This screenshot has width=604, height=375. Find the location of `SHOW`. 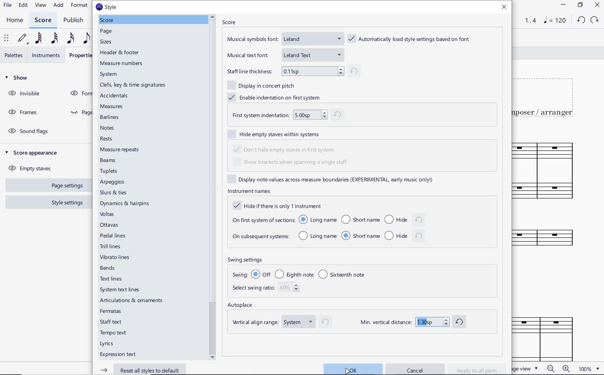

SHOW is located at coordinates (18, 78).